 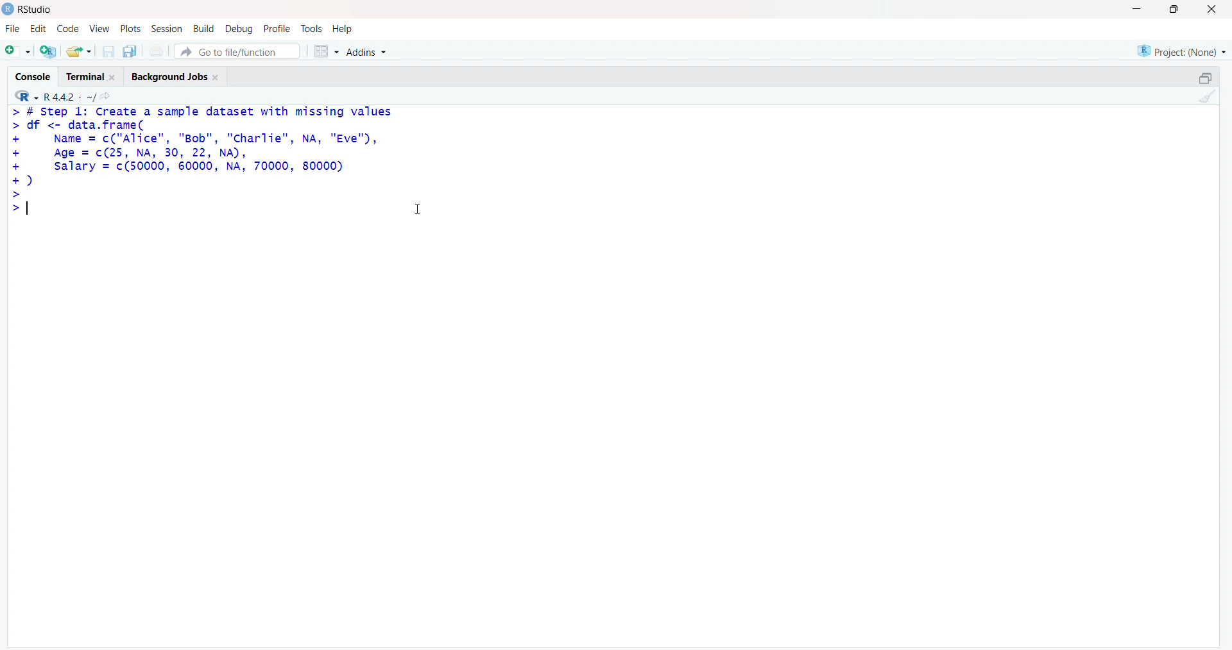 What do you see at coordinates (421, 205) in the screenshot?
I see `Text cursor` at bounding box center [421, 205].